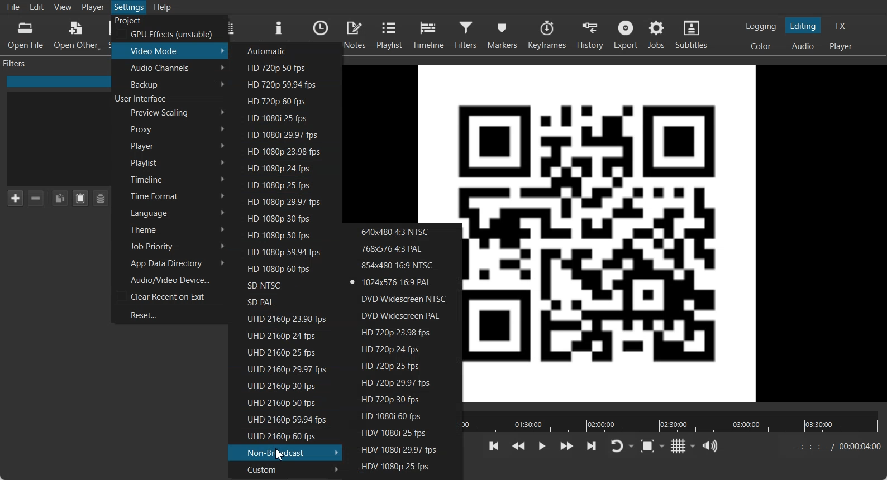 The width and height of the screenshot is (887, 480). Describe the element at coordinates (168, 28) in the screenshot. I see `Project GPU Effect` at that location.